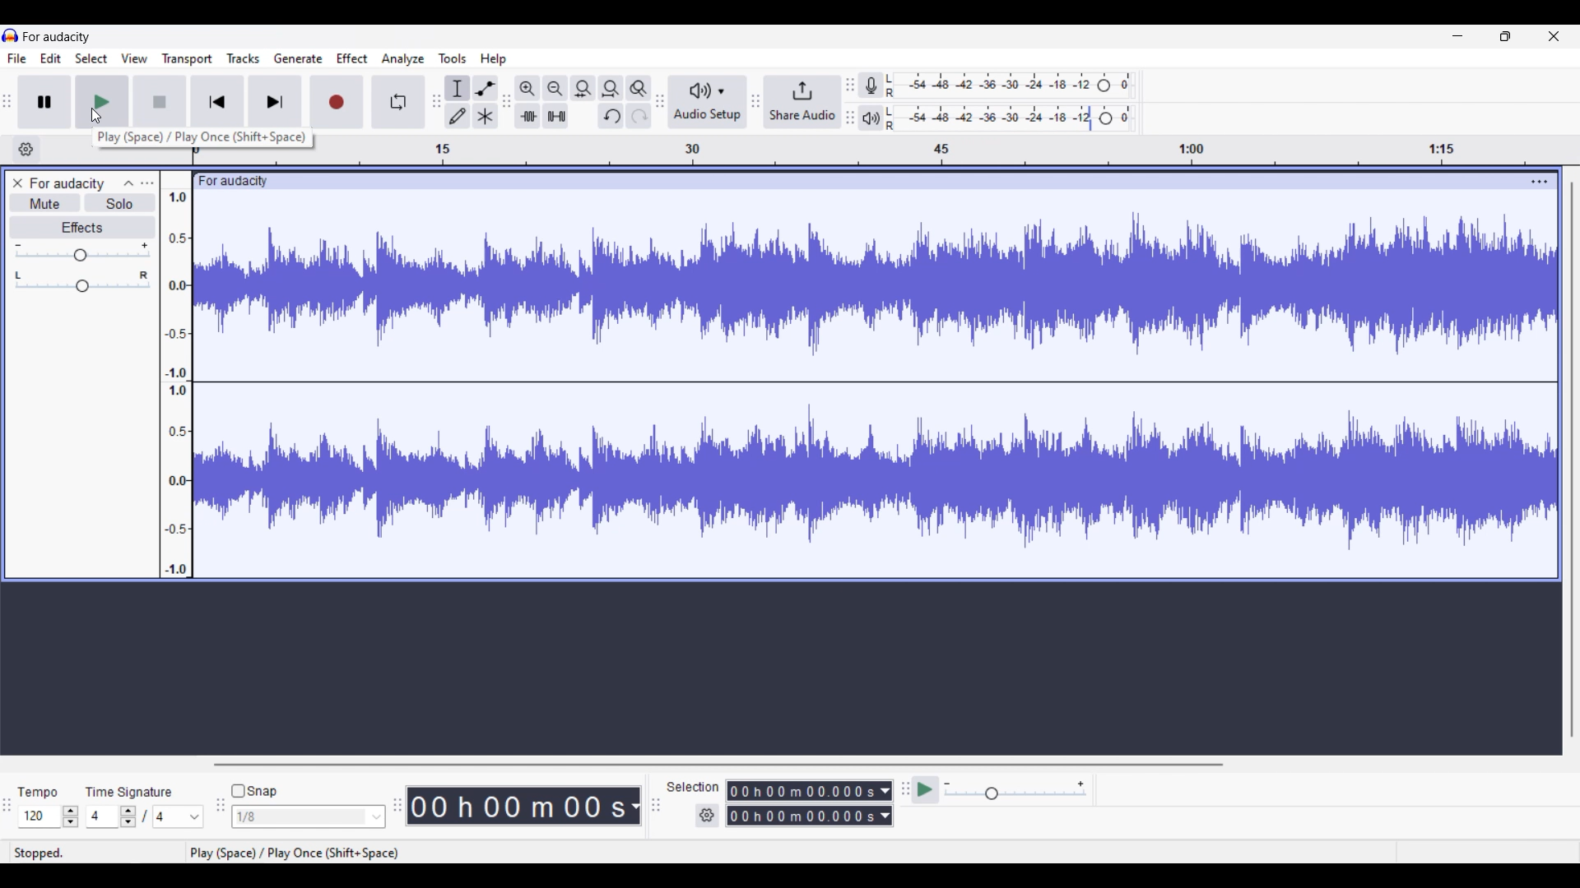 The image size is (1580, 888). Describe the element at coordinates (802, 803) in the screenshot. I see `Selection duration changed` at that location.